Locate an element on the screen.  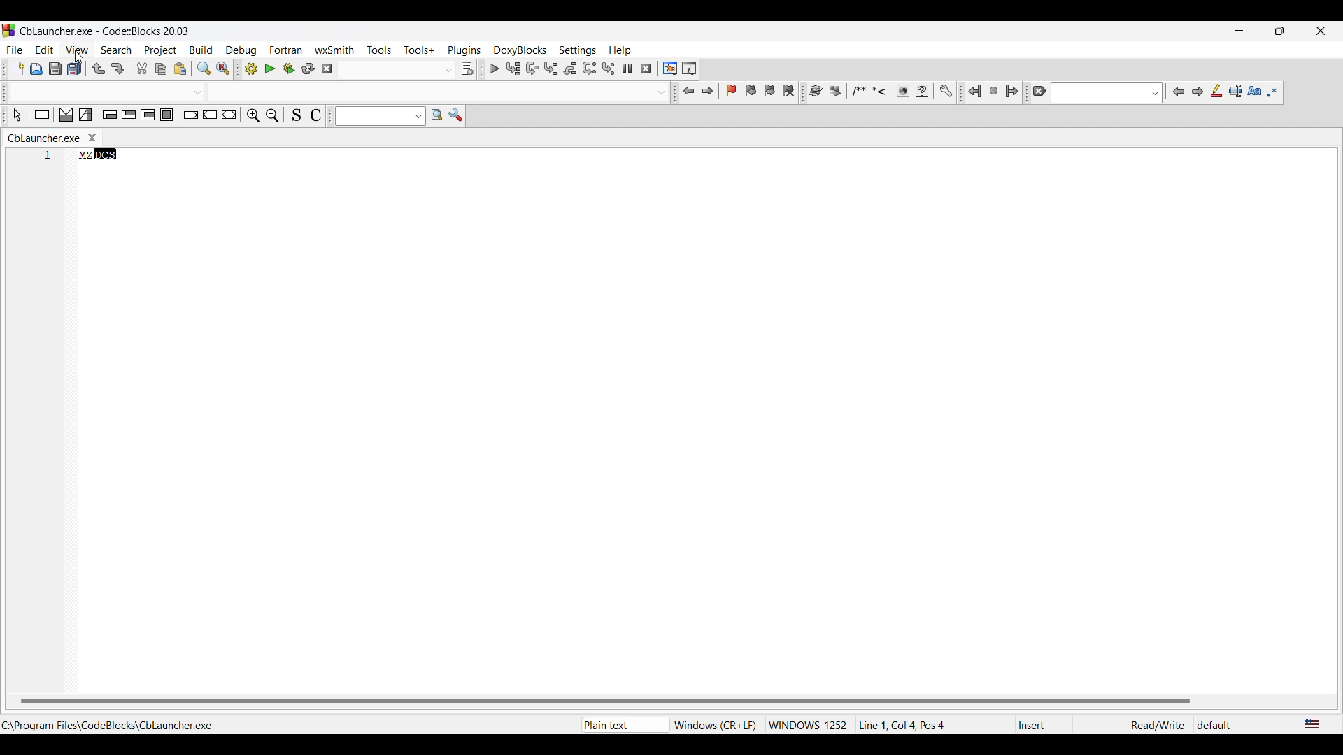
Show the select target dialog is located at coordinates (467, 69).